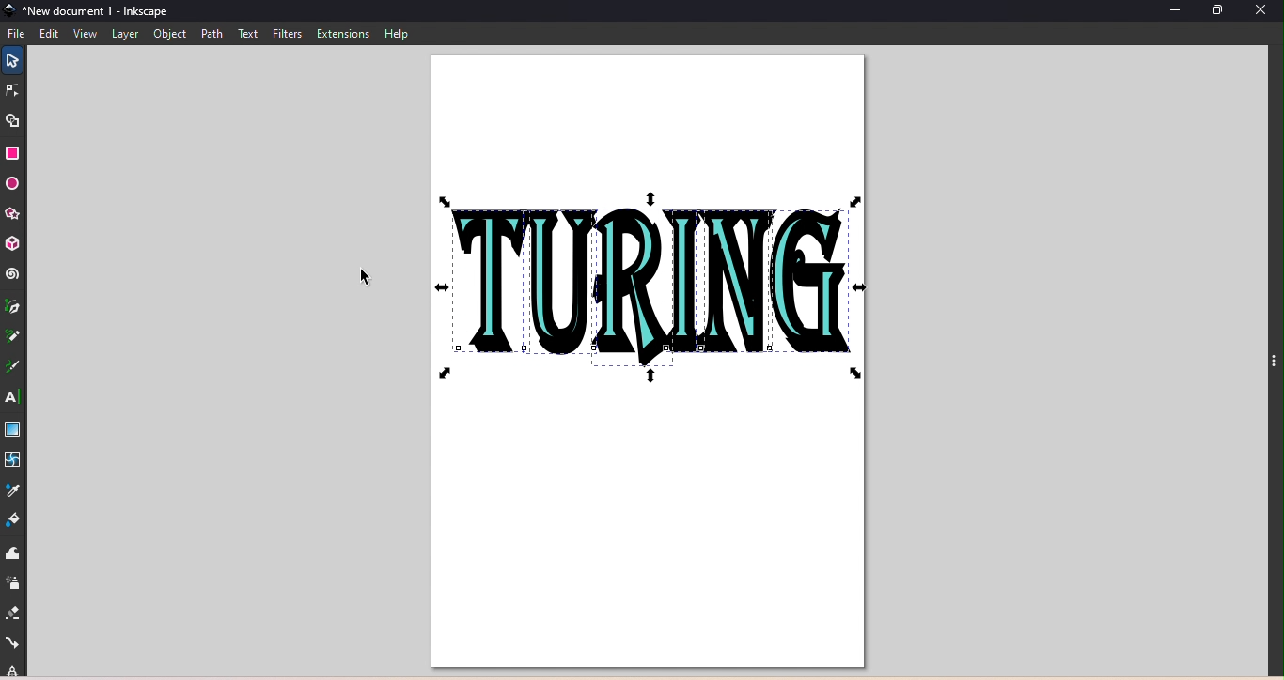 Image resolution: width=1284 pixels, height=680 pixels. What do you see at coordinates (1227, 11) in the screenshot?
I see `Maximize` at bounding box center [1227, 11].